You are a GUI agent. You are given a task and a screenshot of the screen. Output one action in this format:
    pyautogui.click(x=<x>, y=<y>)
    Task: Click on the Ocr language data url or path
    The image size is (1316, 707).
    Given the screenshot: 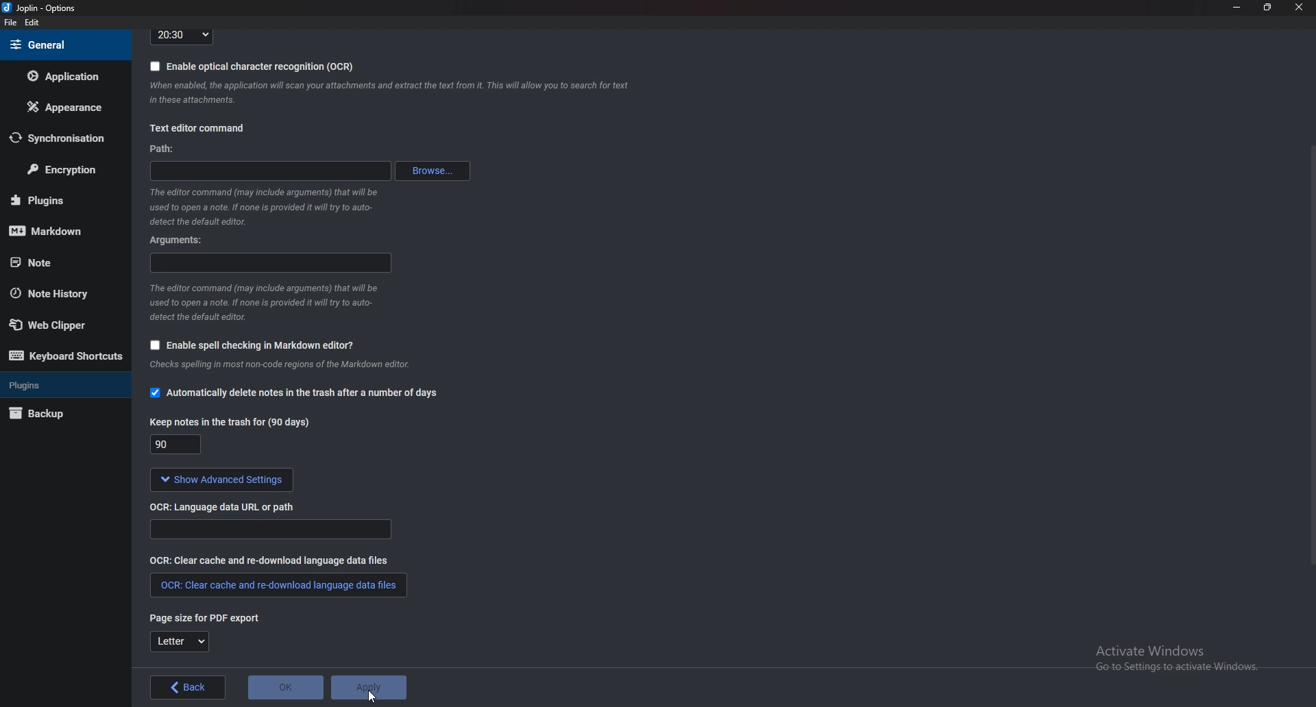 What is the action you would take?
    pyautogui.click(x=270, y=530)
    